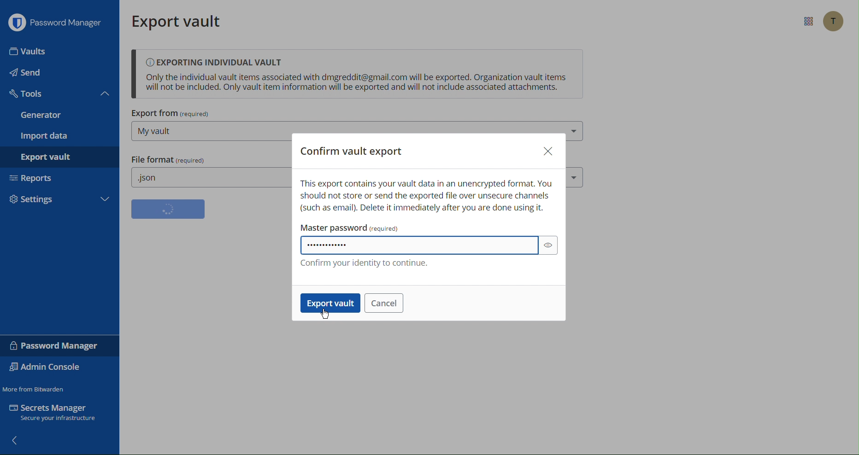 Image resolution: width=859 pixels, height=455 pixels. I want to click on This contains your vault data in an unencrypted format Warning, so click(427, 197).